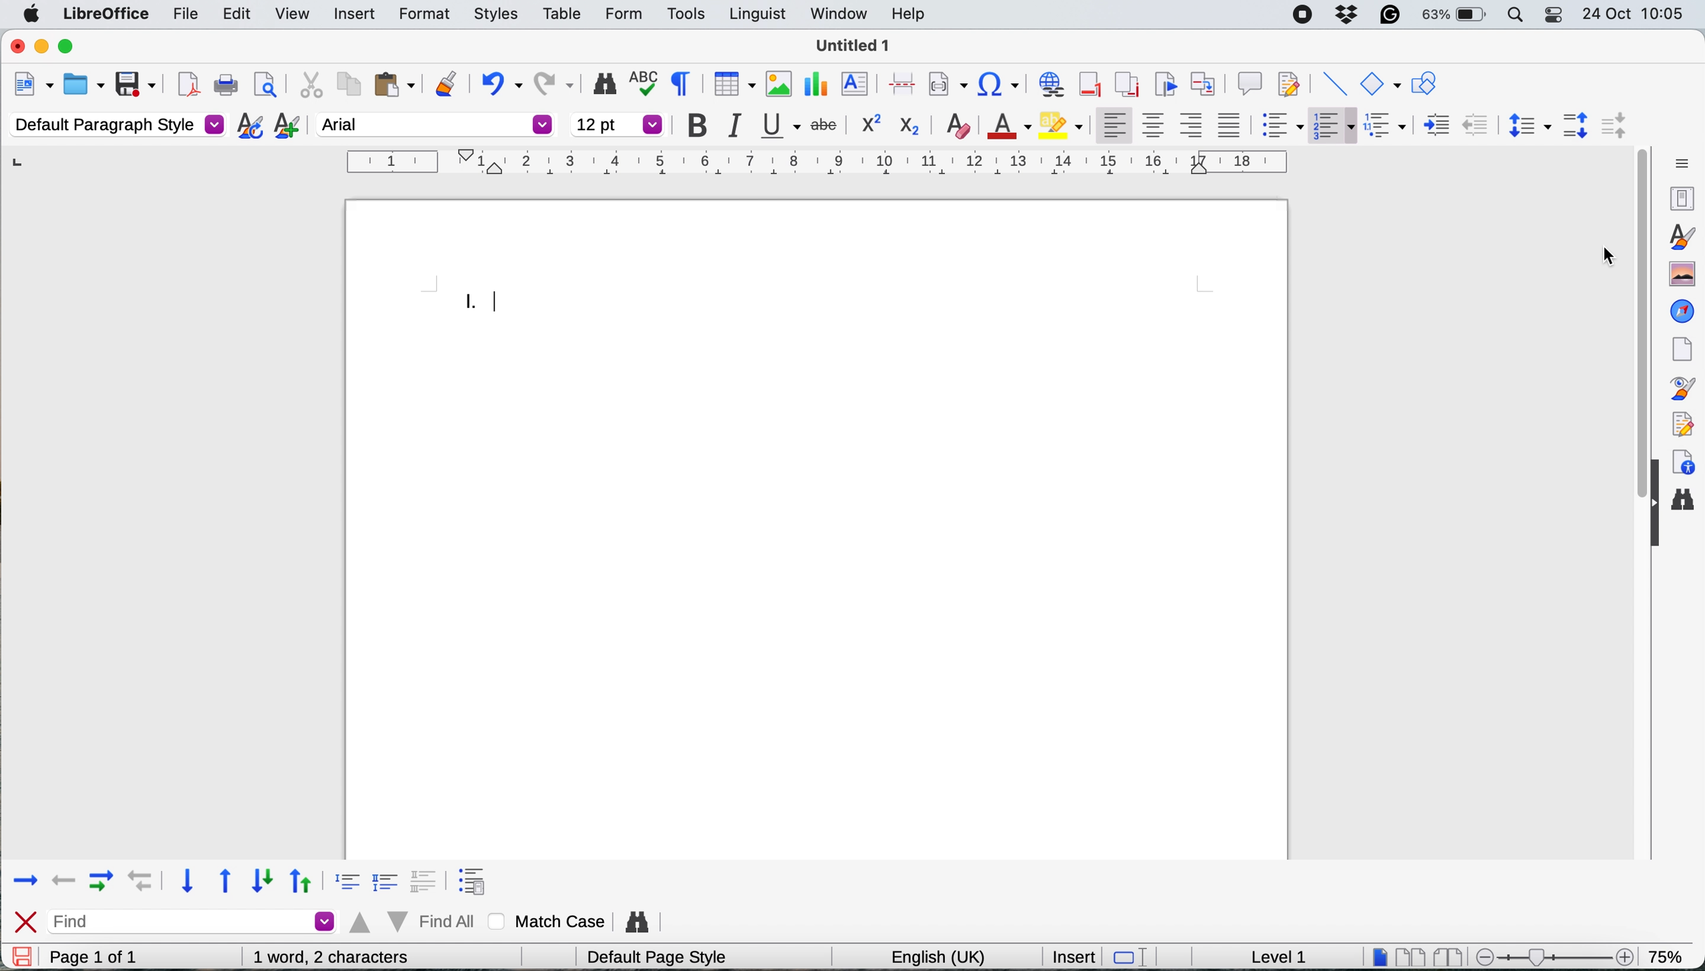 This screenshot has height=971, width=1705. Describe the element at coordinates (69, 47) in the screenshot. I see `maximise` at that location.